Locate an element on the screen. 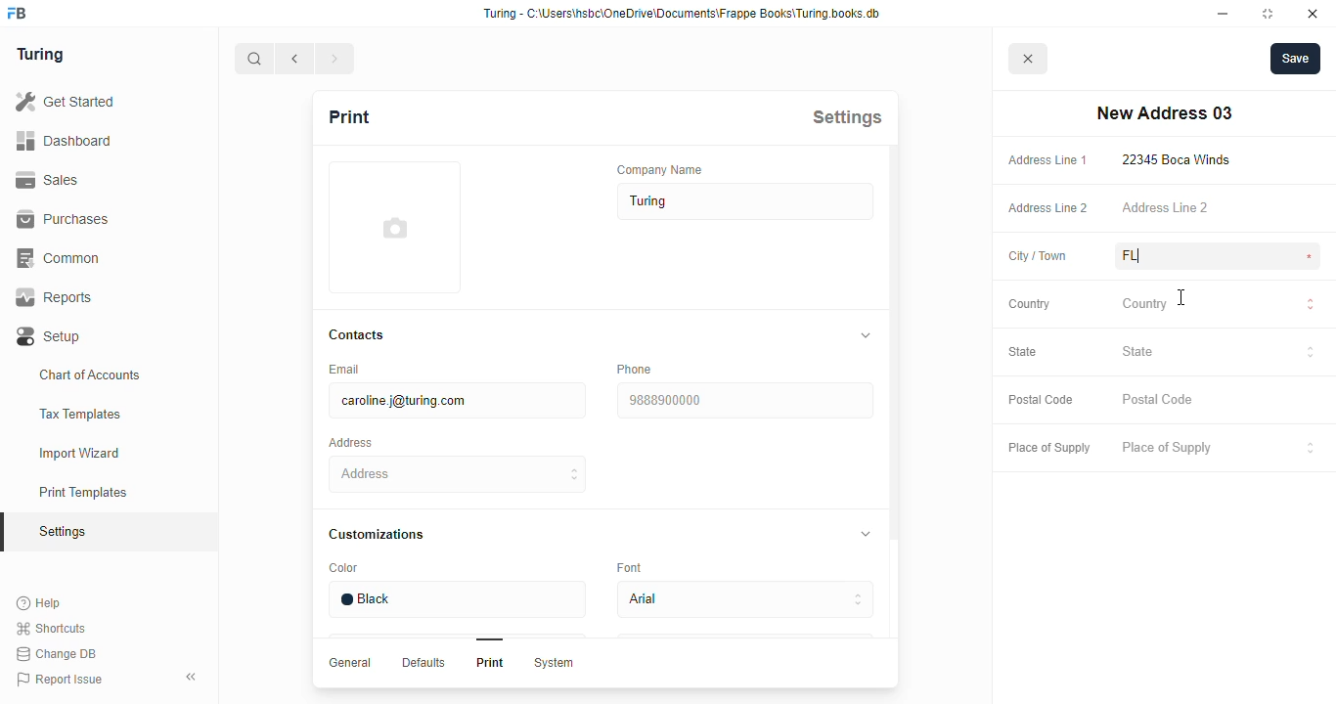 Image resolution: width=1336 pixels, height=704 pixels. tax templates is located at coordinates (79, 414).